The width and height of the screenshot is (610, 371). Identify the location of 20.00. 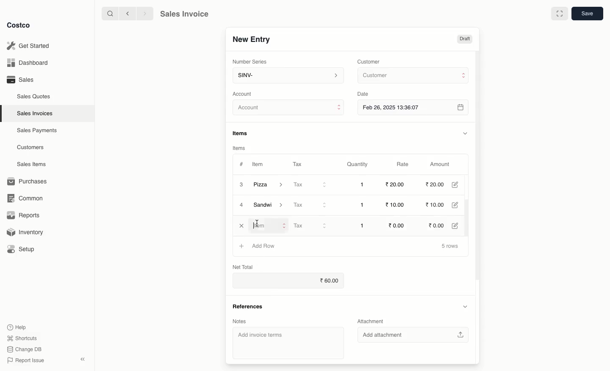
(394, 185).